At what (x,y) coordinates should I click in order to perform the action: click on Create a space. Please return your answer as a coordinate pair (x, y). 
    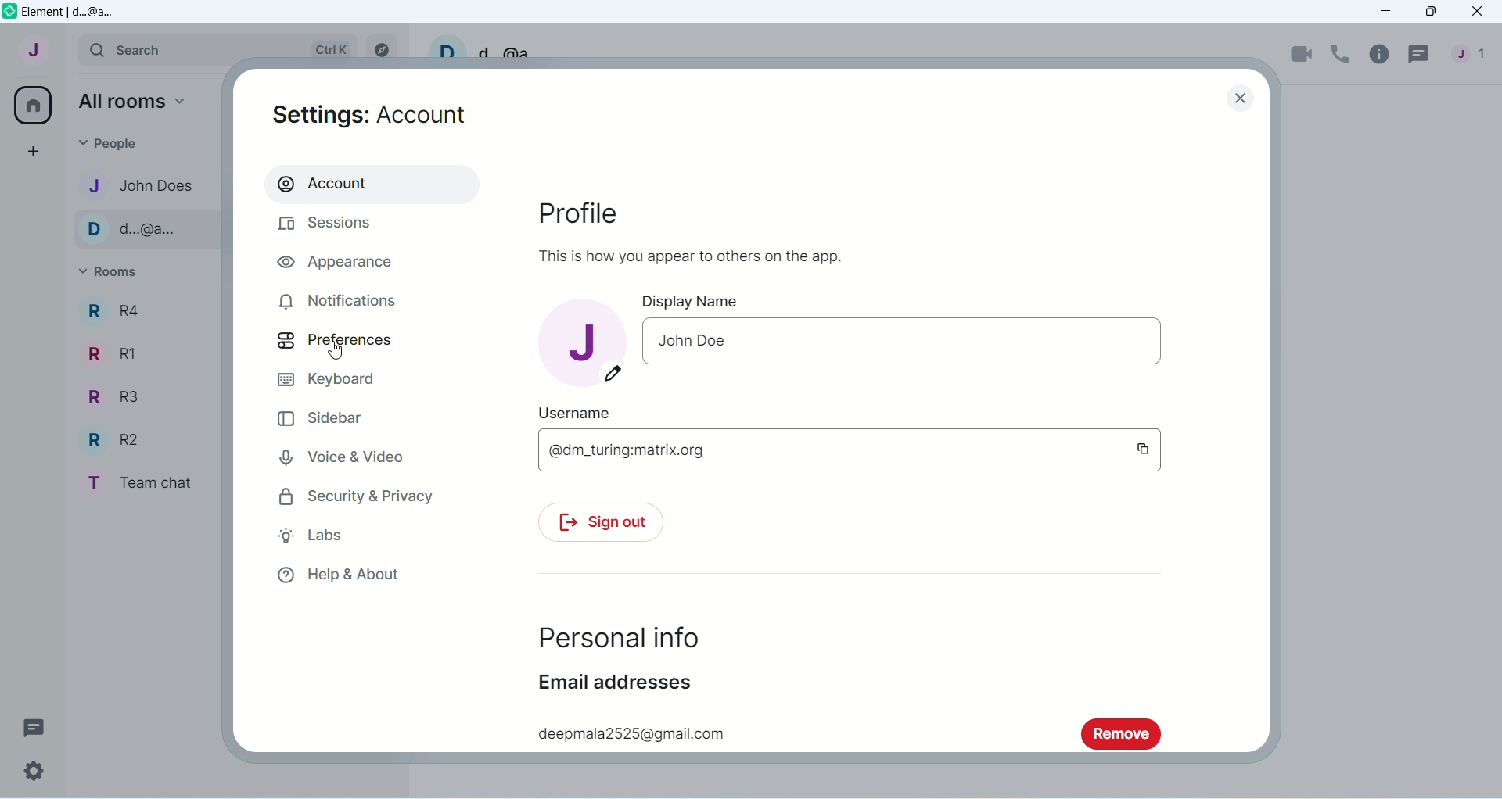
    Looking at the image, I should click on (27, 149).